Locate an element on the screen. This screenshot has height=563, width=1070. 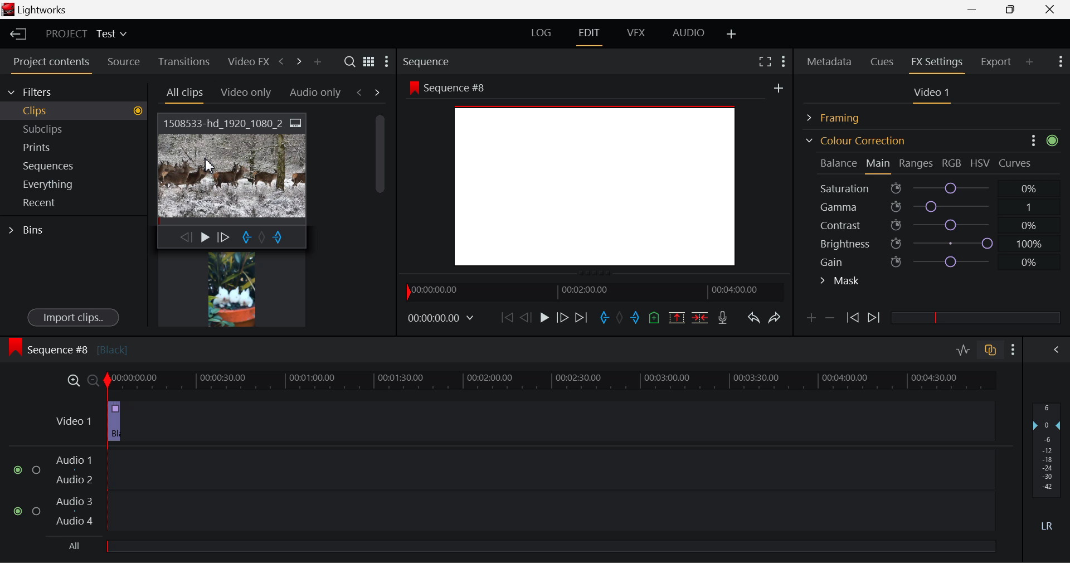
Project Title is located at coordinates (86, 35).